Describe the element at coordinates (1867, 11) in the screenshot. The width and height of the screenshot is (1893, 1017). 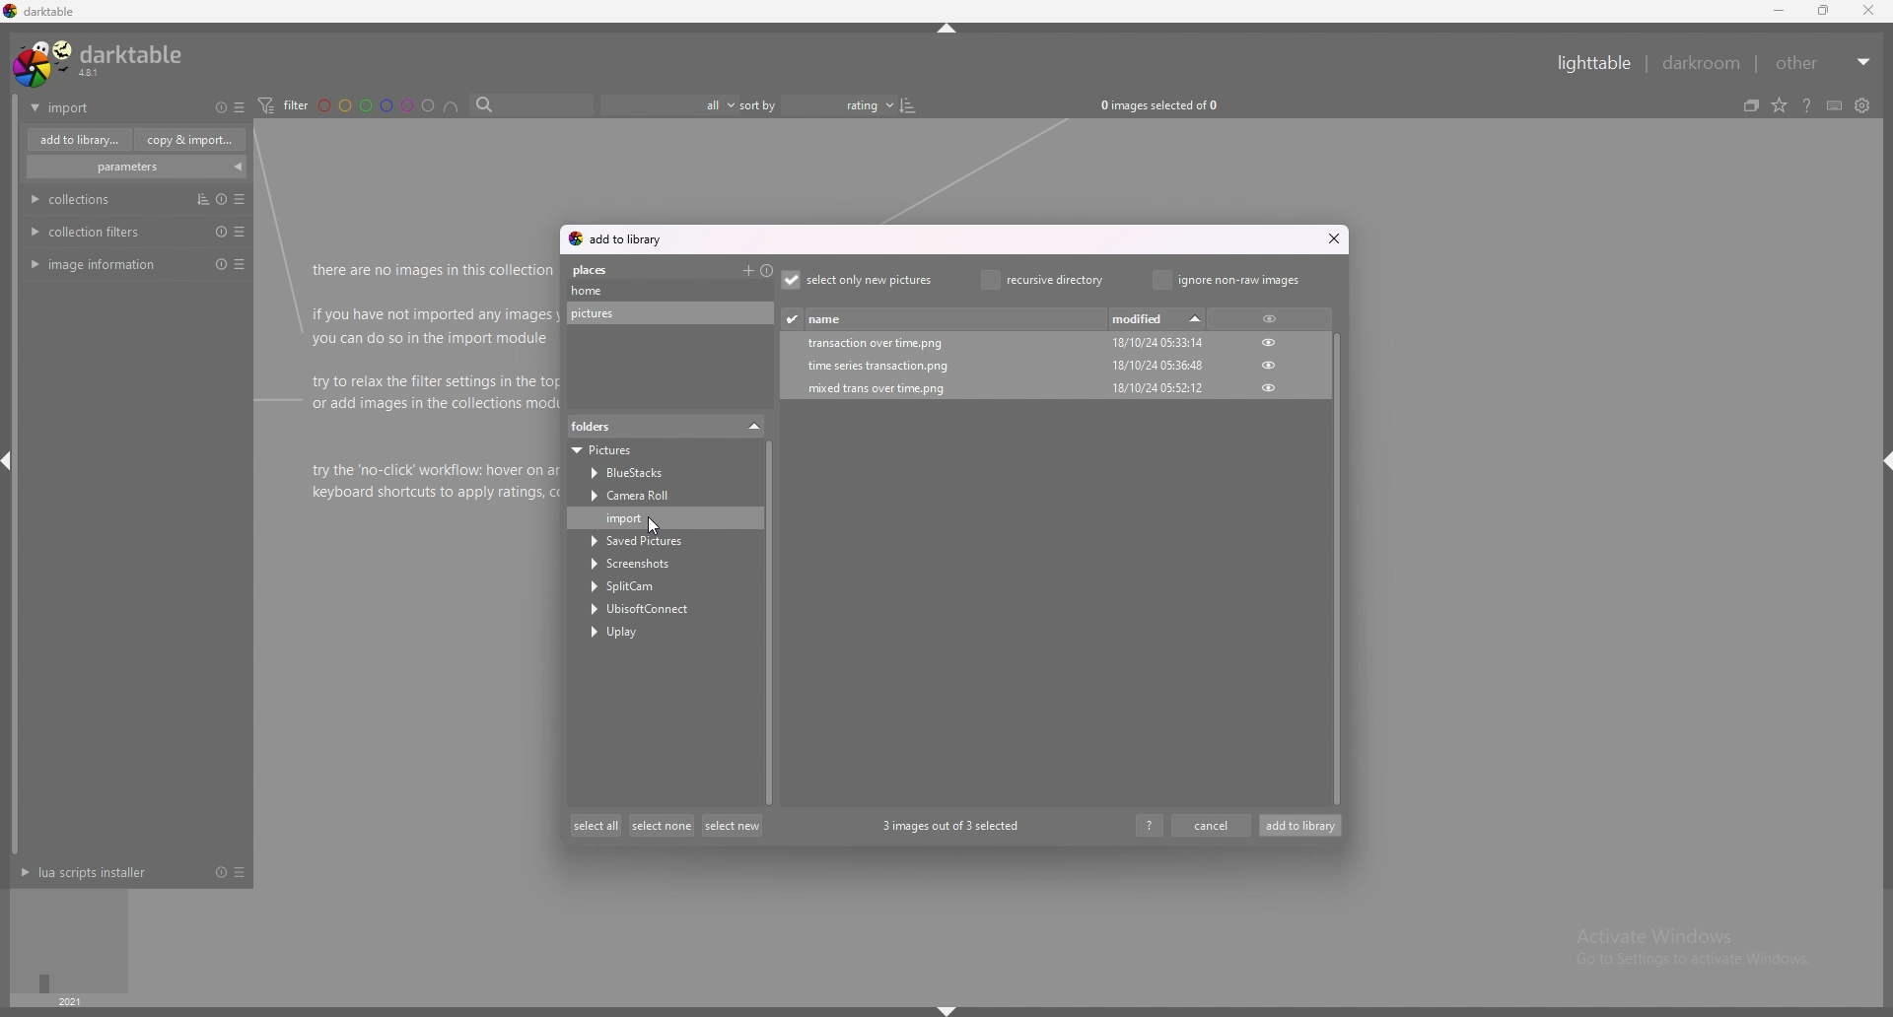
I see `close` at that location.